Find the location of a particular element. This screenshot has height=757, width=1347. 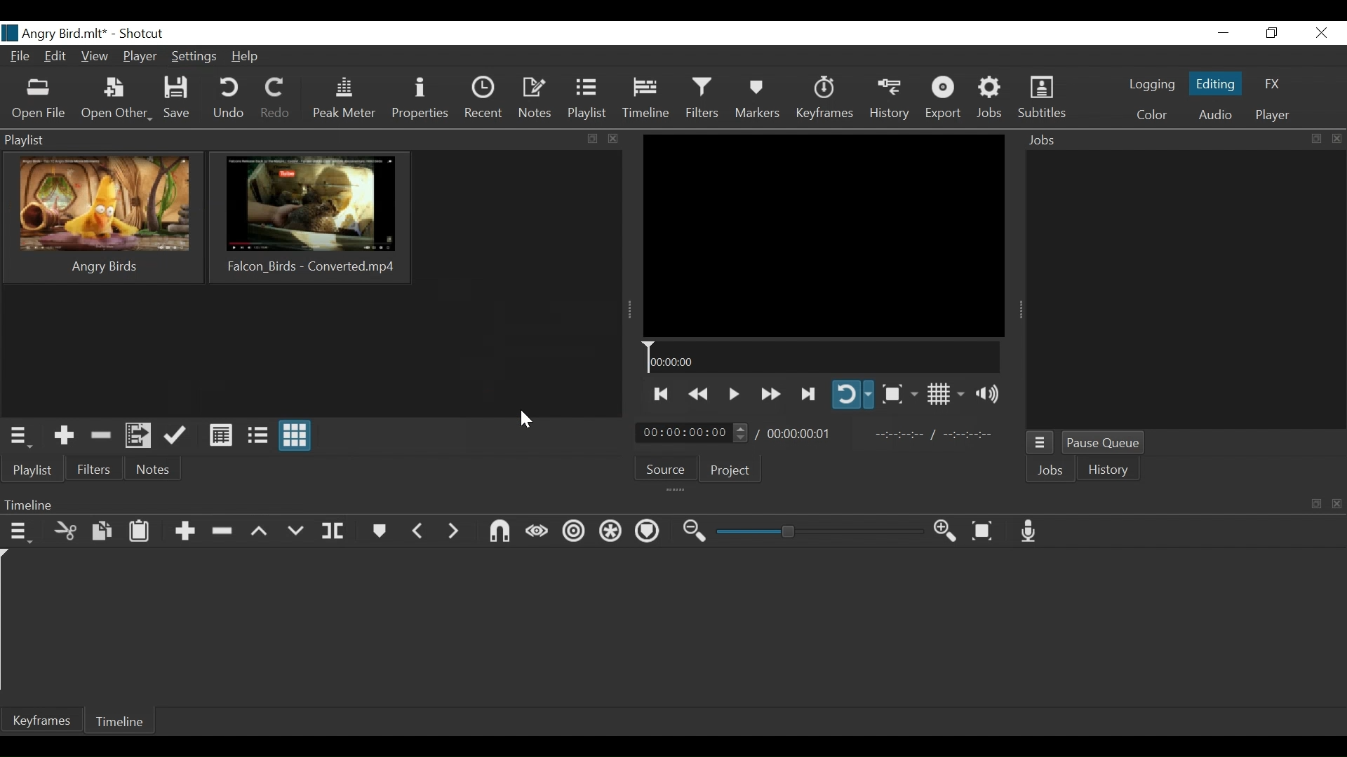

Copy is located at coordinates (102, 533).